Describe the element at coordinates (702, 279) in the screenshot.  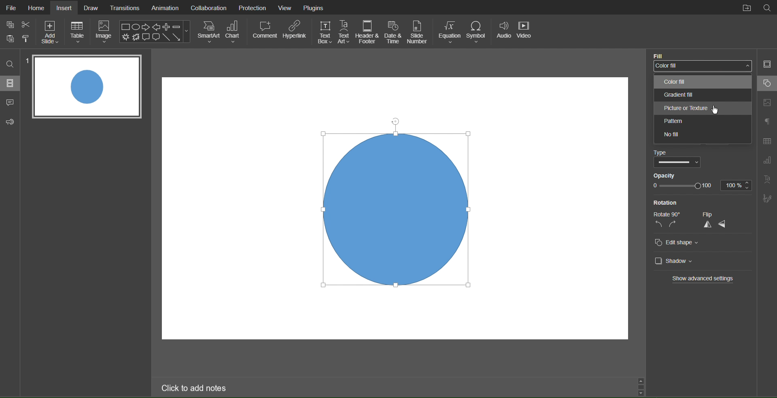
I see `Show advanced settings` at that location.